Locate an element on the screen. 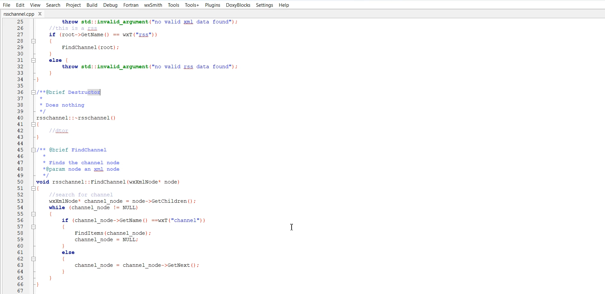 The height and width of the screenshot is (294, 605). DoxyBlocks is located at coordinates (238, 5).